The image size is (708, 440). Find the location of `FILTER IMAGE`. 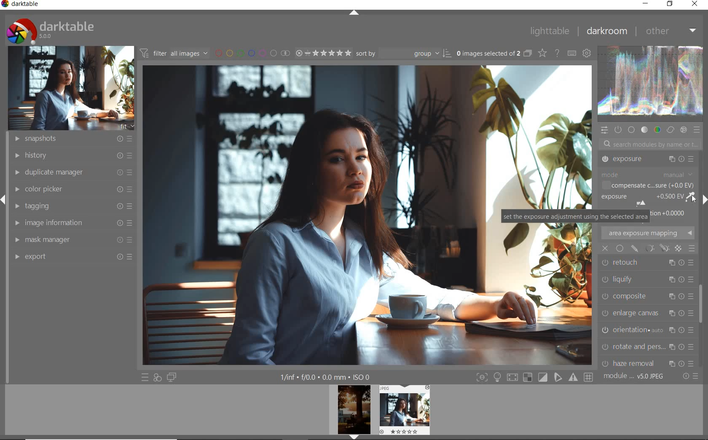

FILTER IMAGE is located at coordinates (172, 53).